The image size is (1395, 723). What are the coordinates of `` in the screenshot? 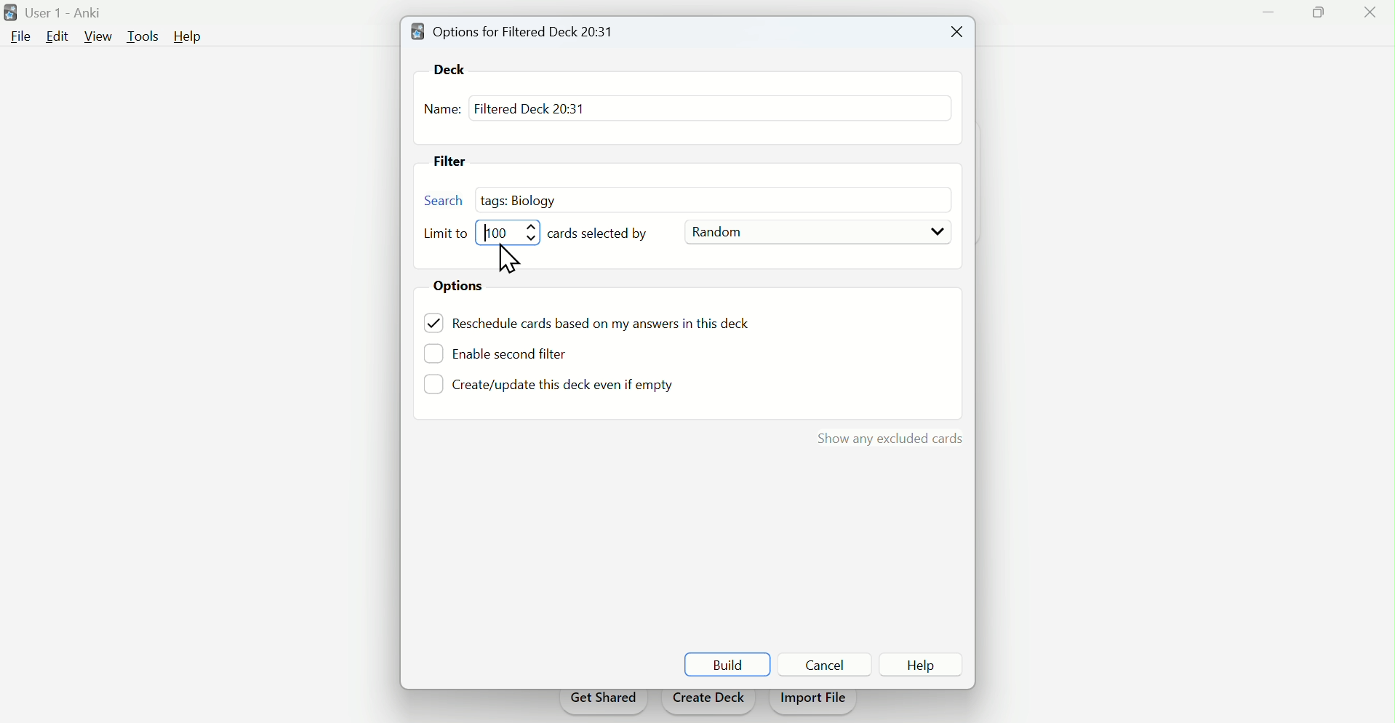 It's located at (828, 664).